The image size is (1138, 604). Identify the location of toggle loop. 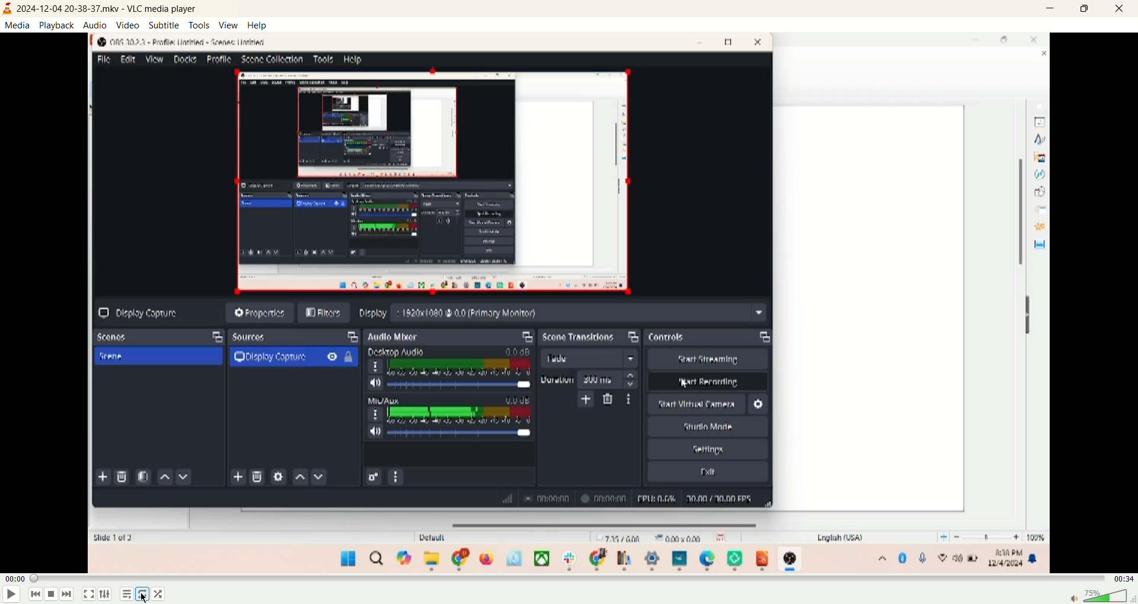
(141, 595).